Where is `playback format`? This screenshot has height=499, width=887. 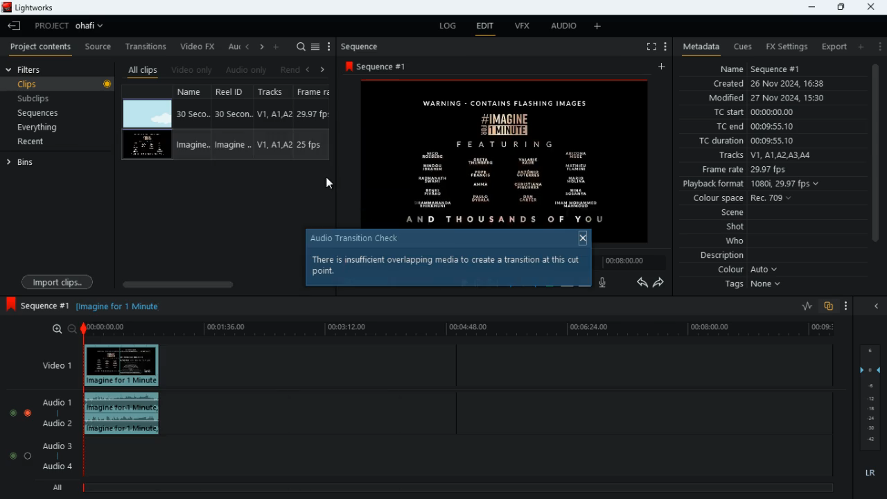 playback format is located at coordinates (755, 185).